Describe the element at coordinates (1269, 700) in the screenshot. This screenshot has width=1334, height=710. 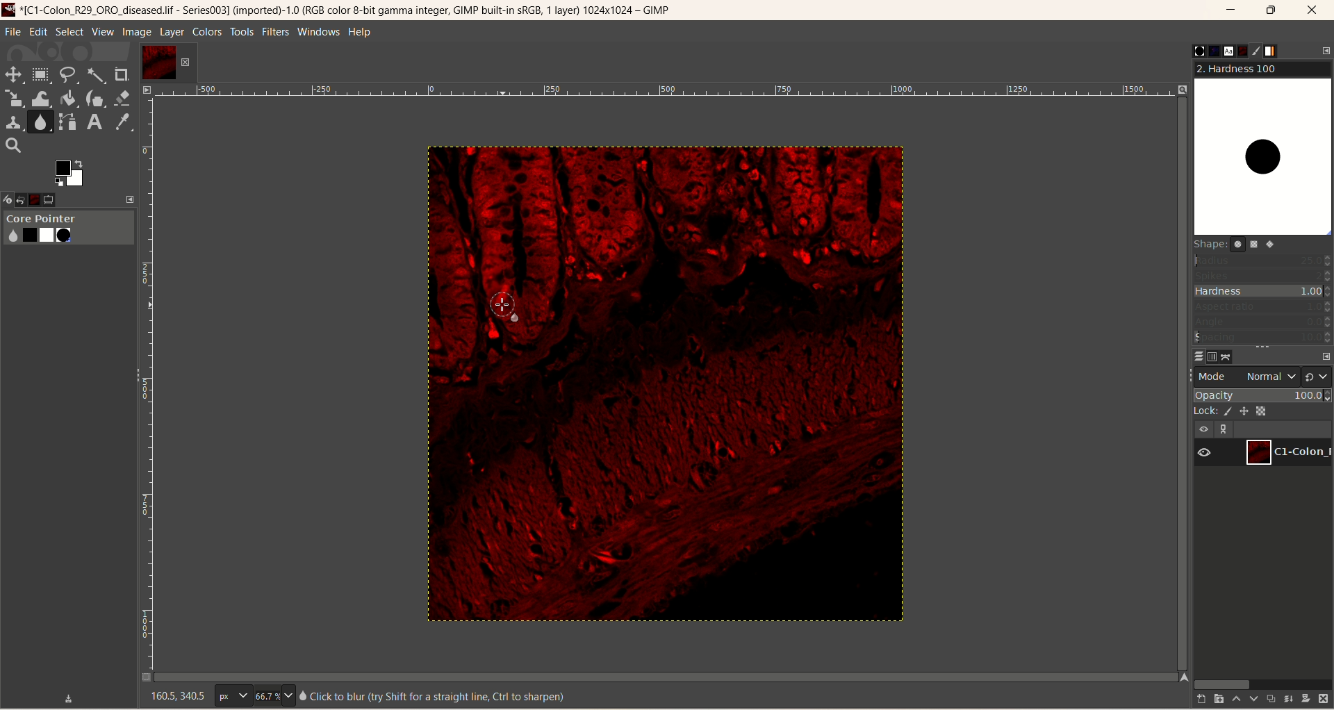
I see `duplicate the layer` at that location.